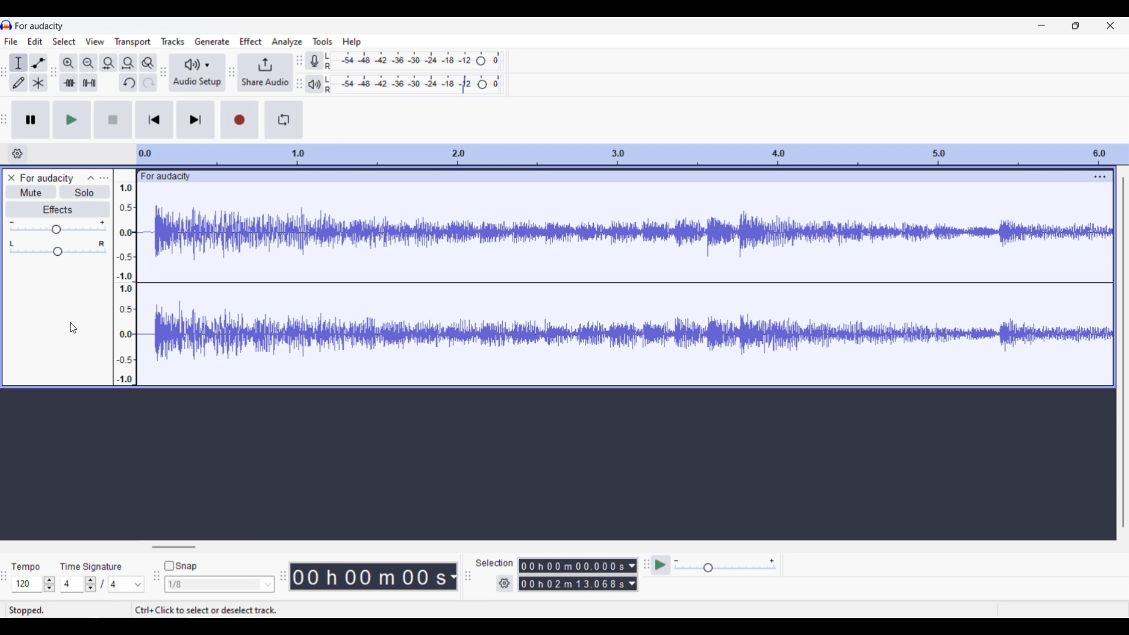 The height and width of the screenshot is (635, 1129). I want to click on Close interface, so click(1111, 26).